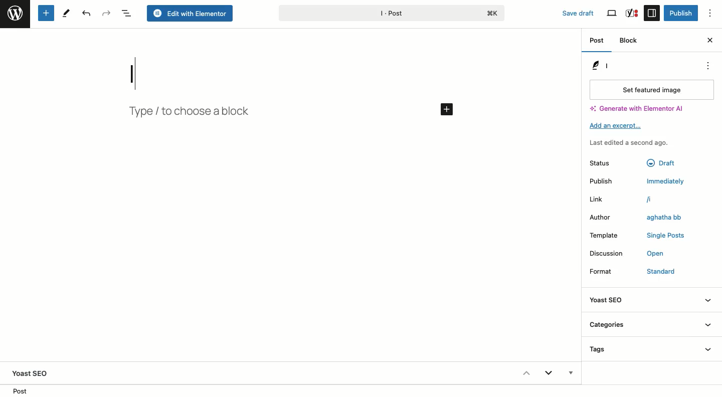  What do you see at coordinates (629, 143) in the screenshot?
I see `Last edited a second ago` at bounding box center [629, 143].